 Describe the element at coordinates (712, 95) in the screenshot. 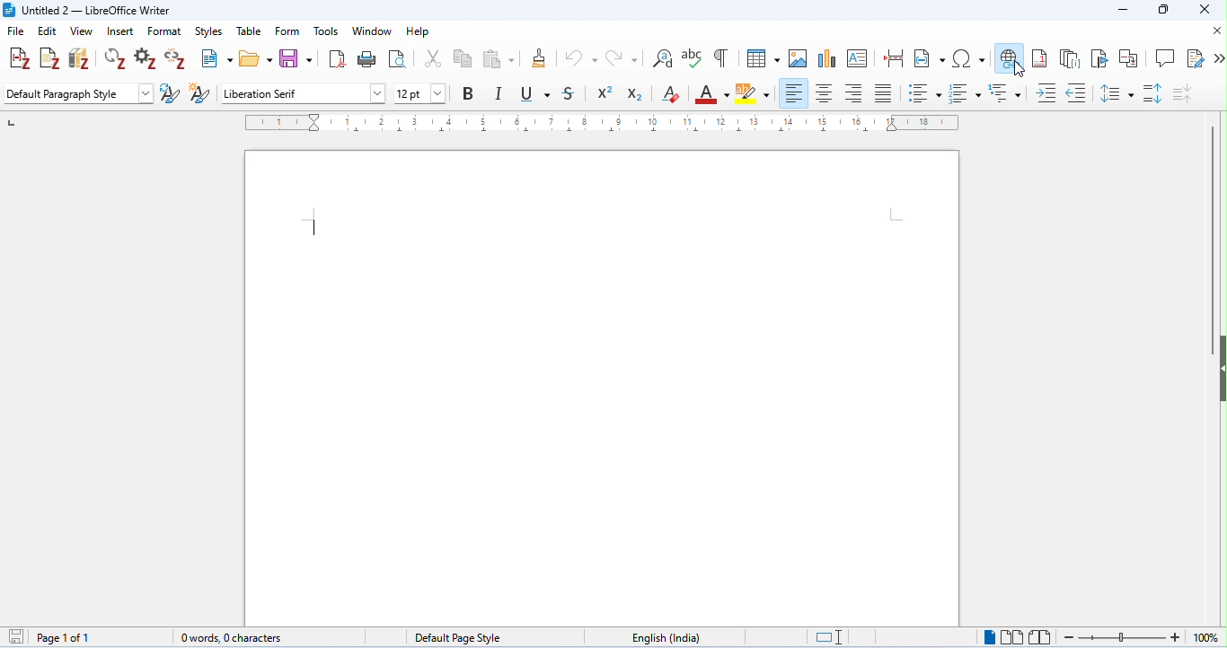

I see `font color` at that location.